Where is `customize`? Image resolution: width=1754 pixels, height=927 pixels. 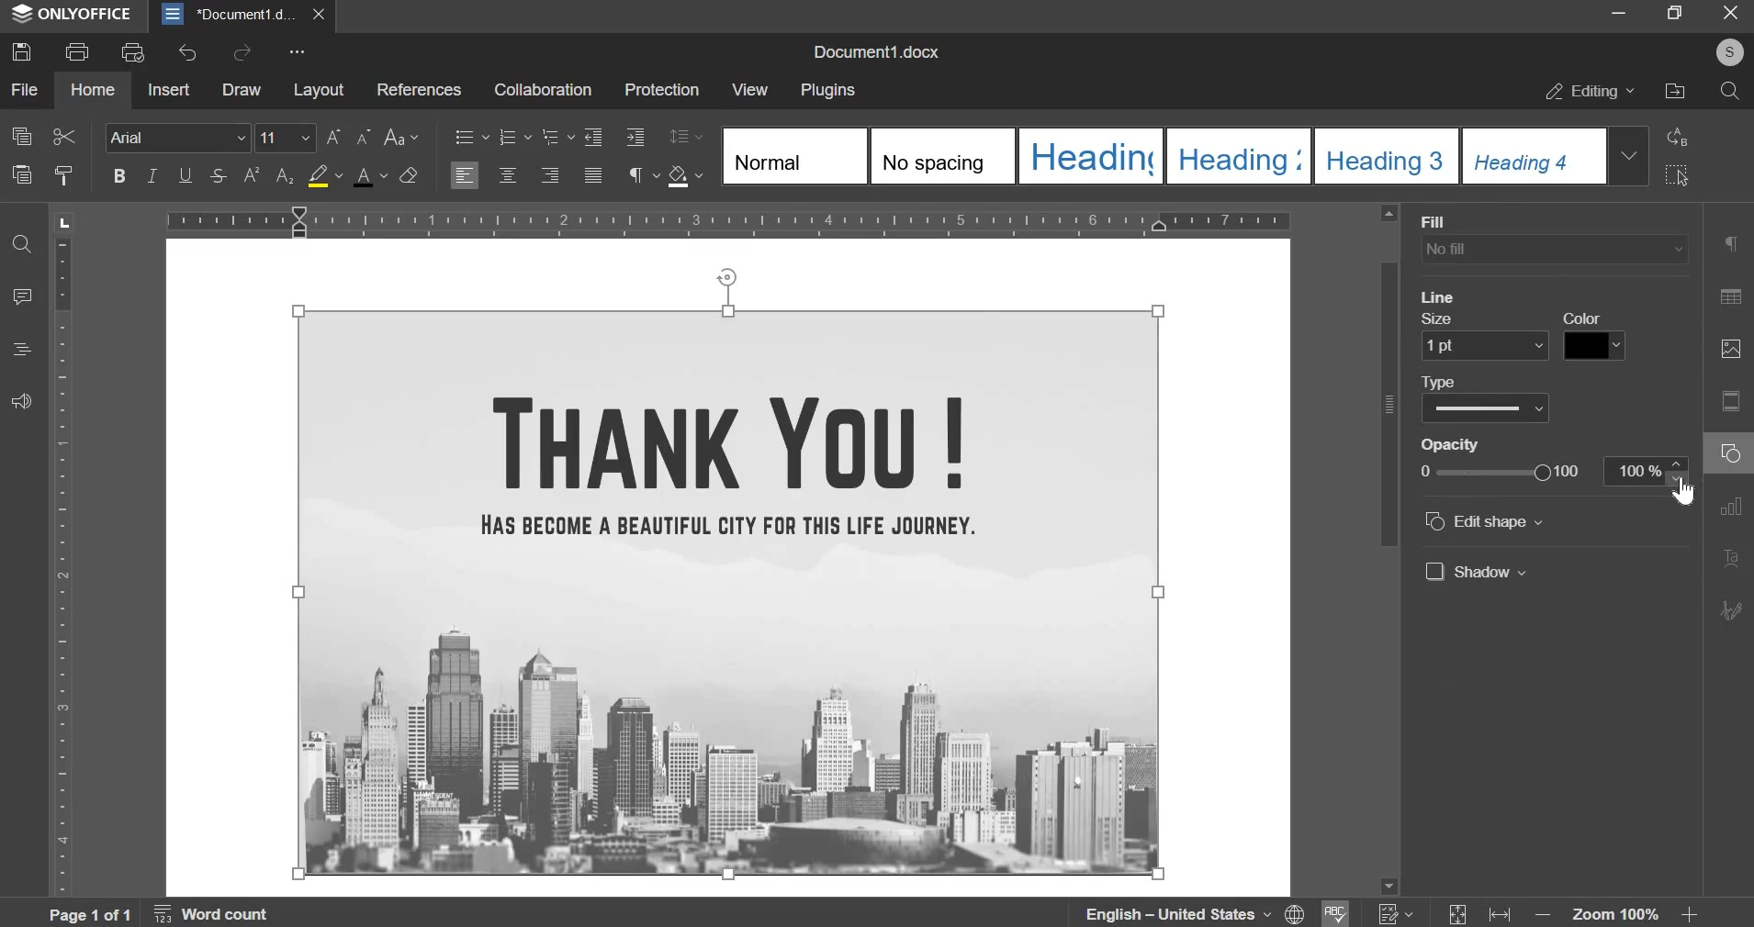
customize is located at coordinates (298, 53).